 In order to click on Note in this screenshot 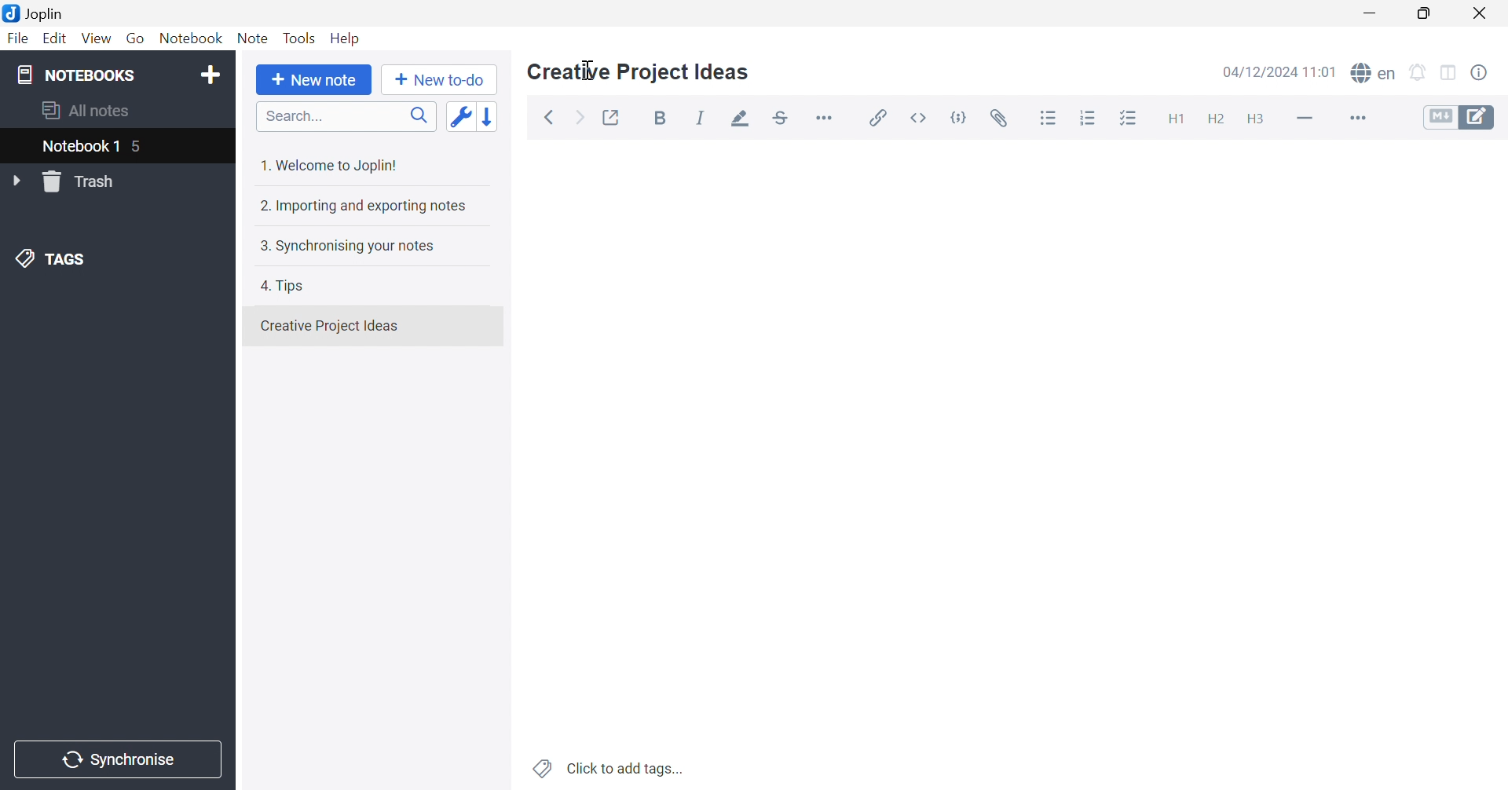, I will do `click(251, 39)`.